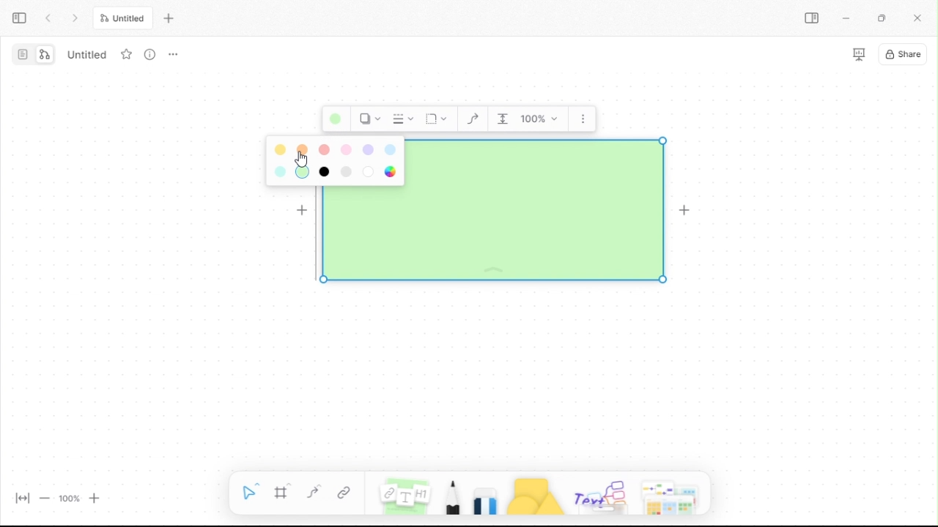  Describe the element at coordinates (333, 162) in the screenshot. I see `Colour palette` at that location.